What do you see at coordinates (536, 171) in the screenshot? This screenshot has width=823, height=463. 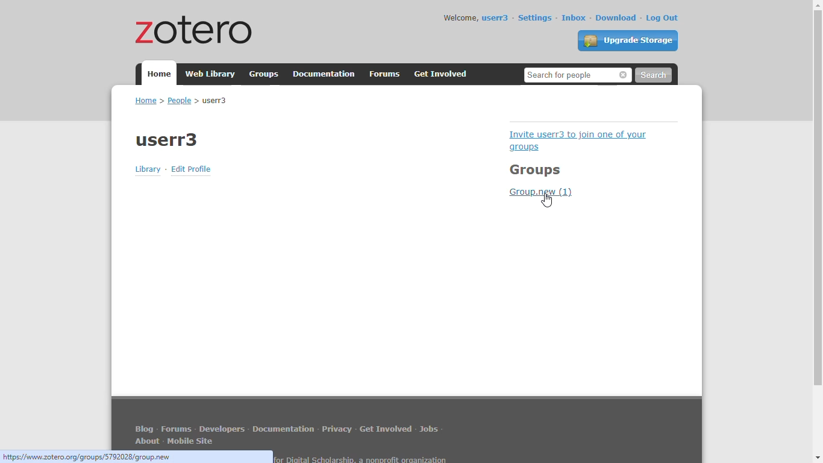 I see `groups` at bounding box center [536, 171].